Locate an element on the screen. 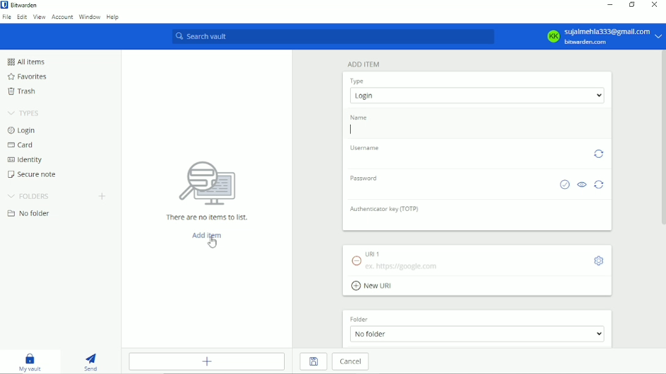 The image size is (666, 374). Window is located at coordinates (89, 17).